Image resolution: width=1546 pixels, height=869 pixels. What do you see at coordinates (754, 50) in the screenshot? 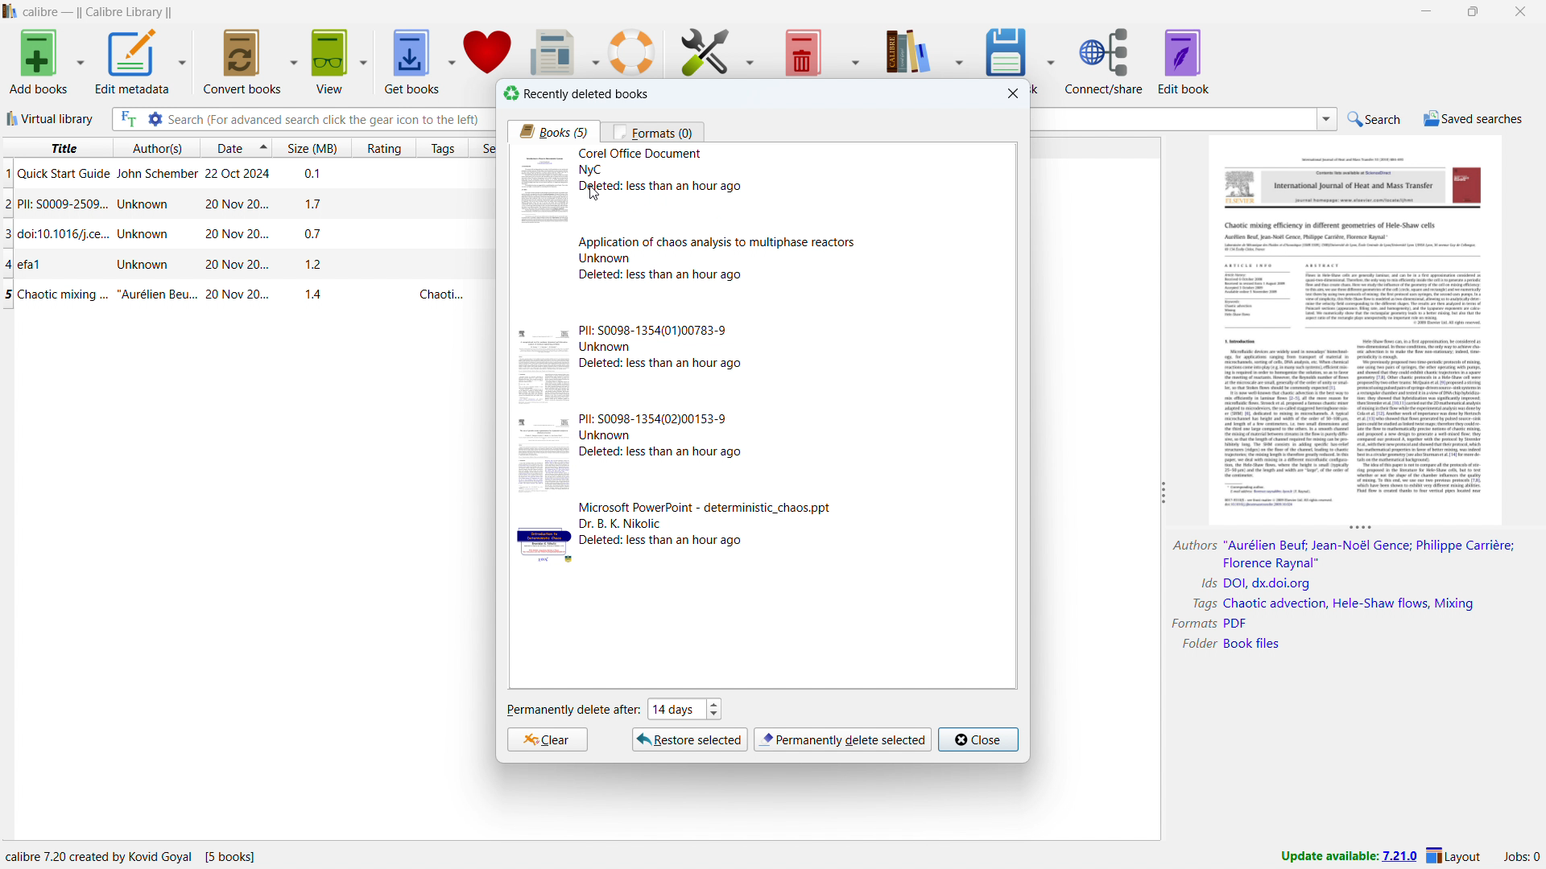
I see `preferences options` at bounding box center [754, 50].